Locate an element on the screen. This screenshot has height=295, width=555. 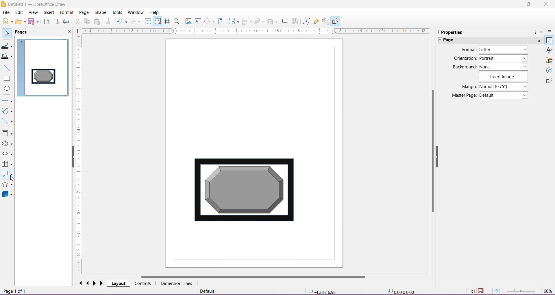
Close is located at coordinates (69, 32).